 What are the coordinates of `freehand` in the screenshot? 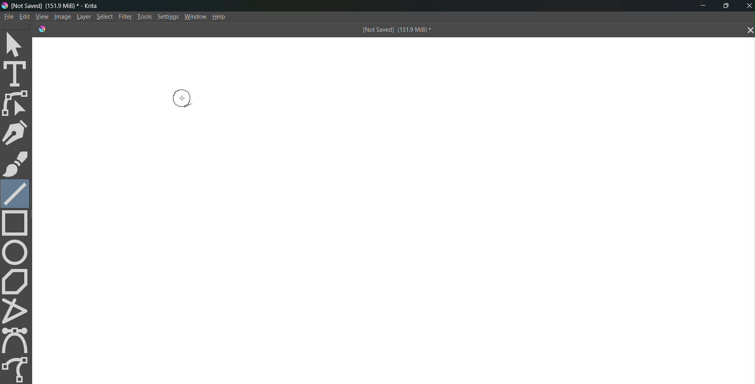 It's located at (17, 368).